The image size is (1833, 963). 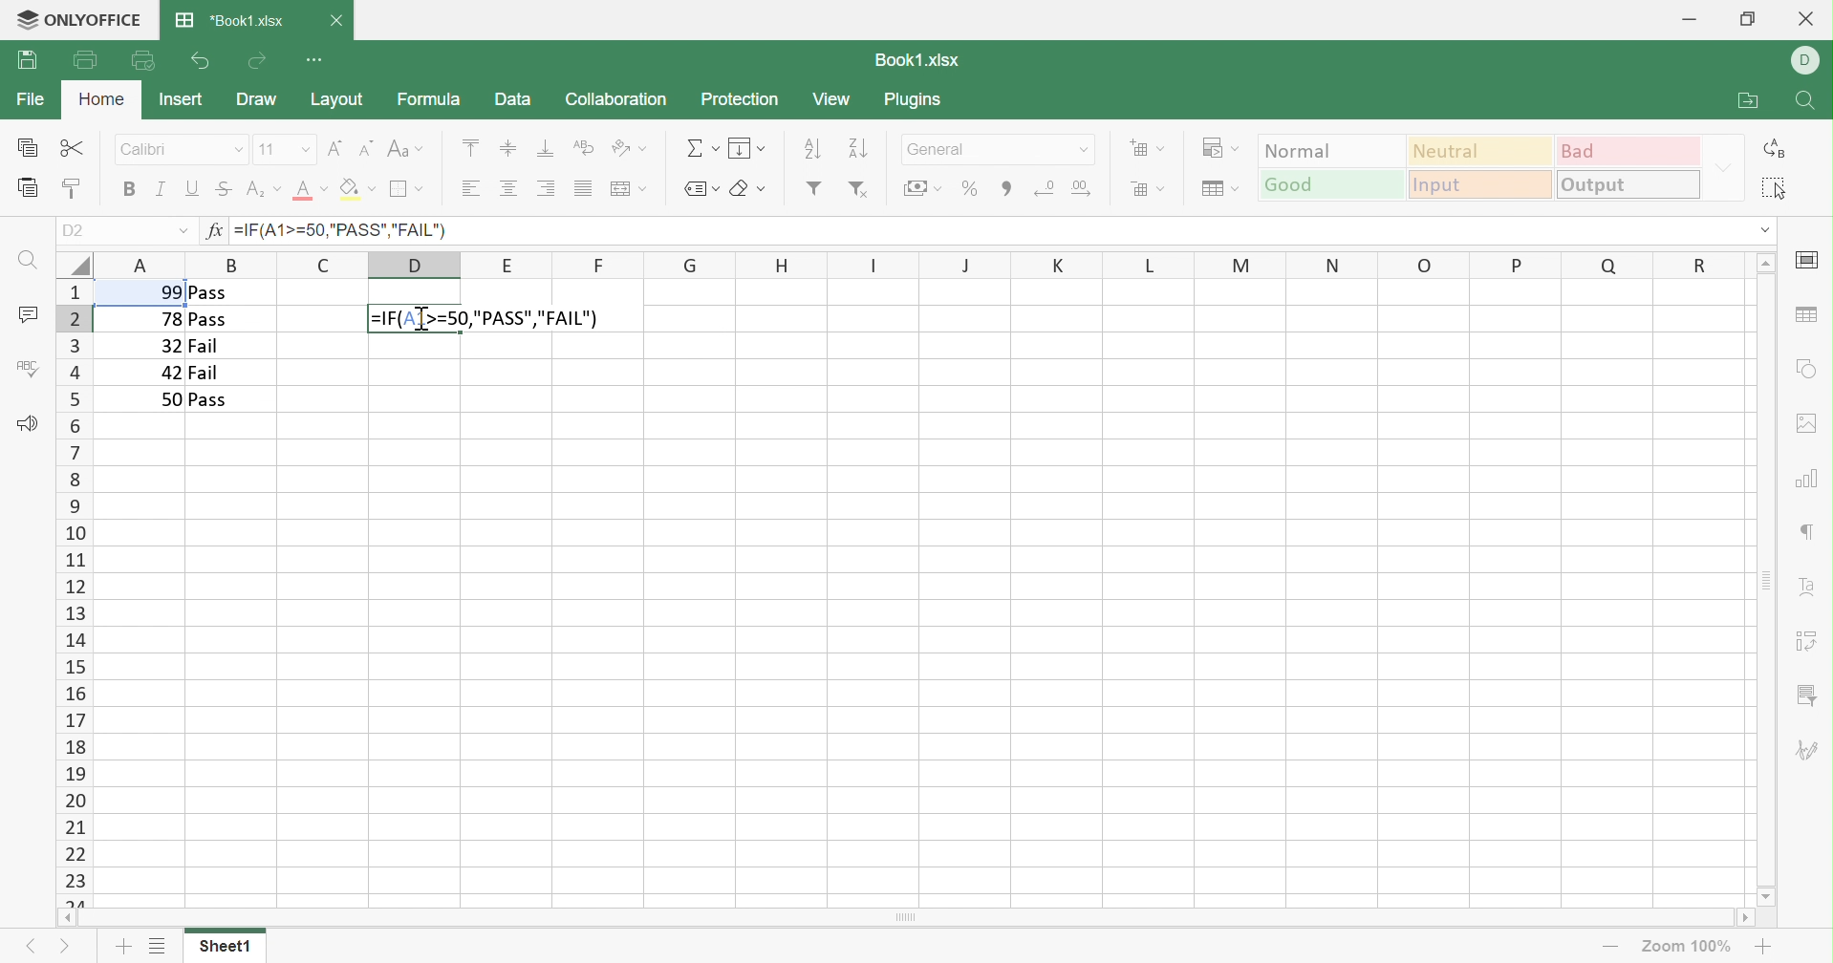 What do you see at coordinates (207, 292) in the screenshot?
I see `Pass` at bounding box center [207, 292].